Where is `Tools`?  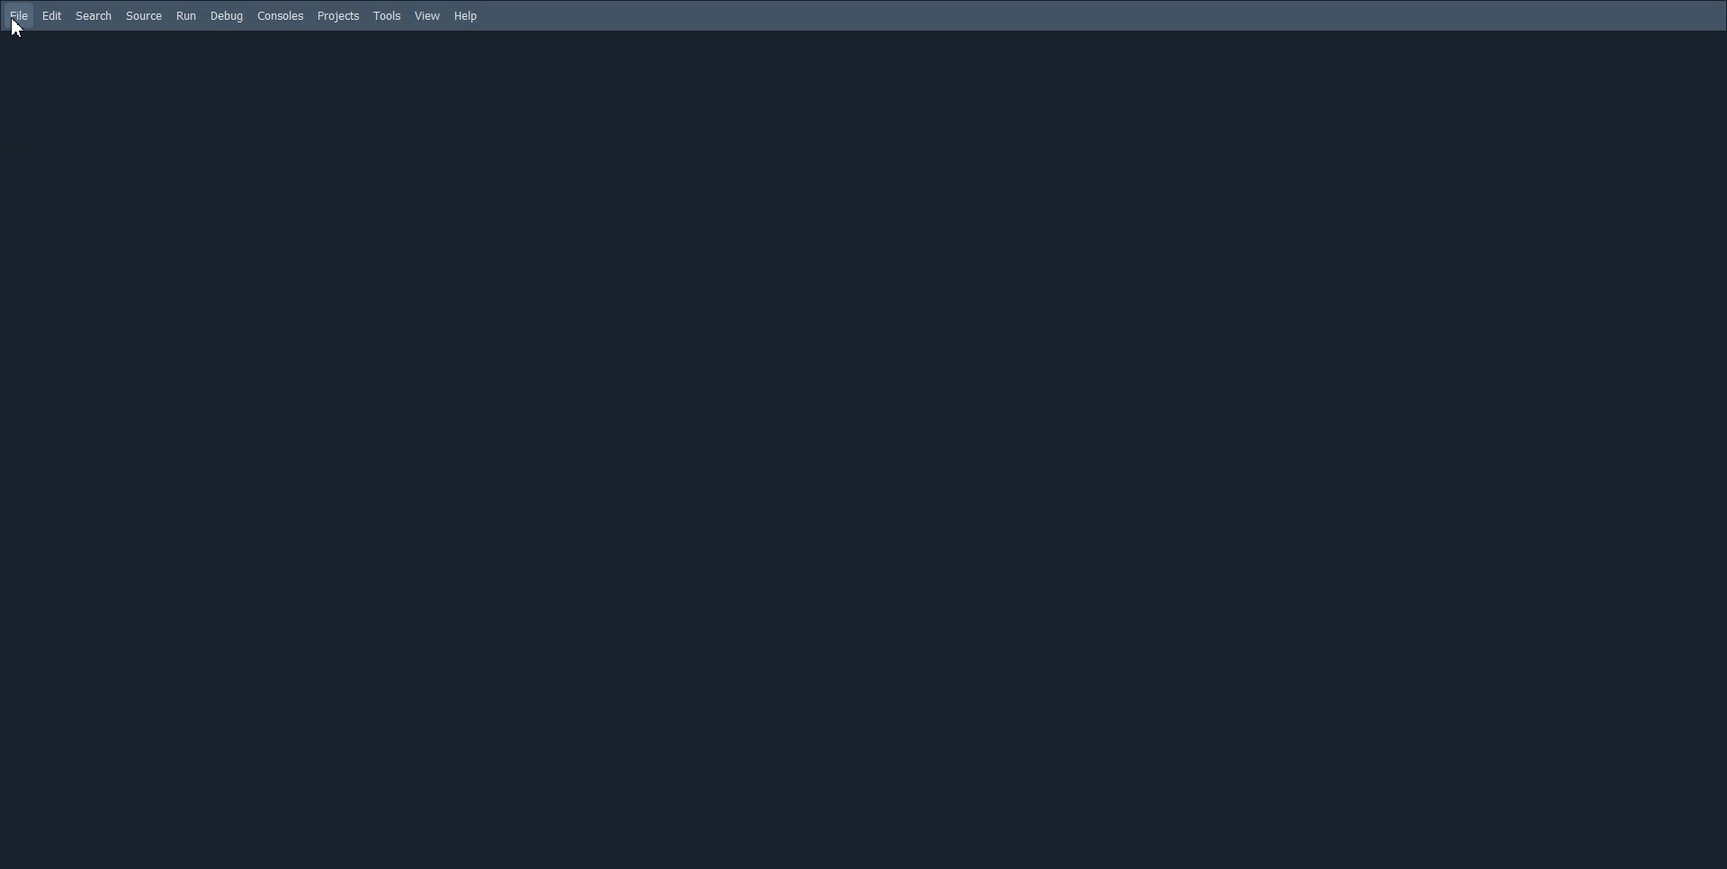 Tools is located at coordinates (387, 16).